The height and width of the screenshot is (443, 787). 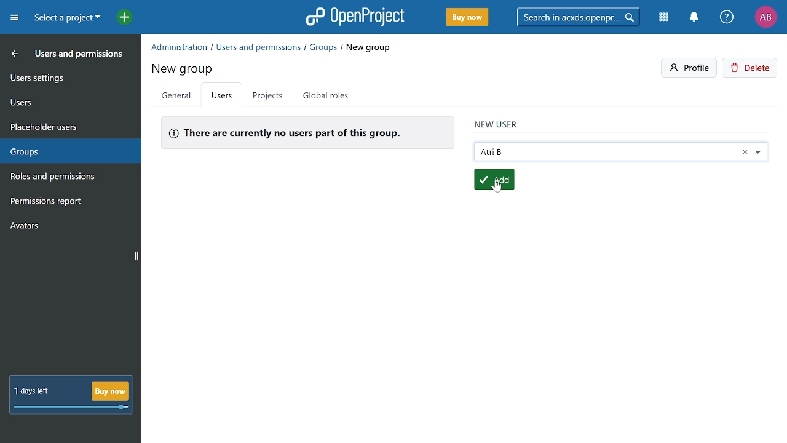 I want to click on Users, so click(x=223, y=97).